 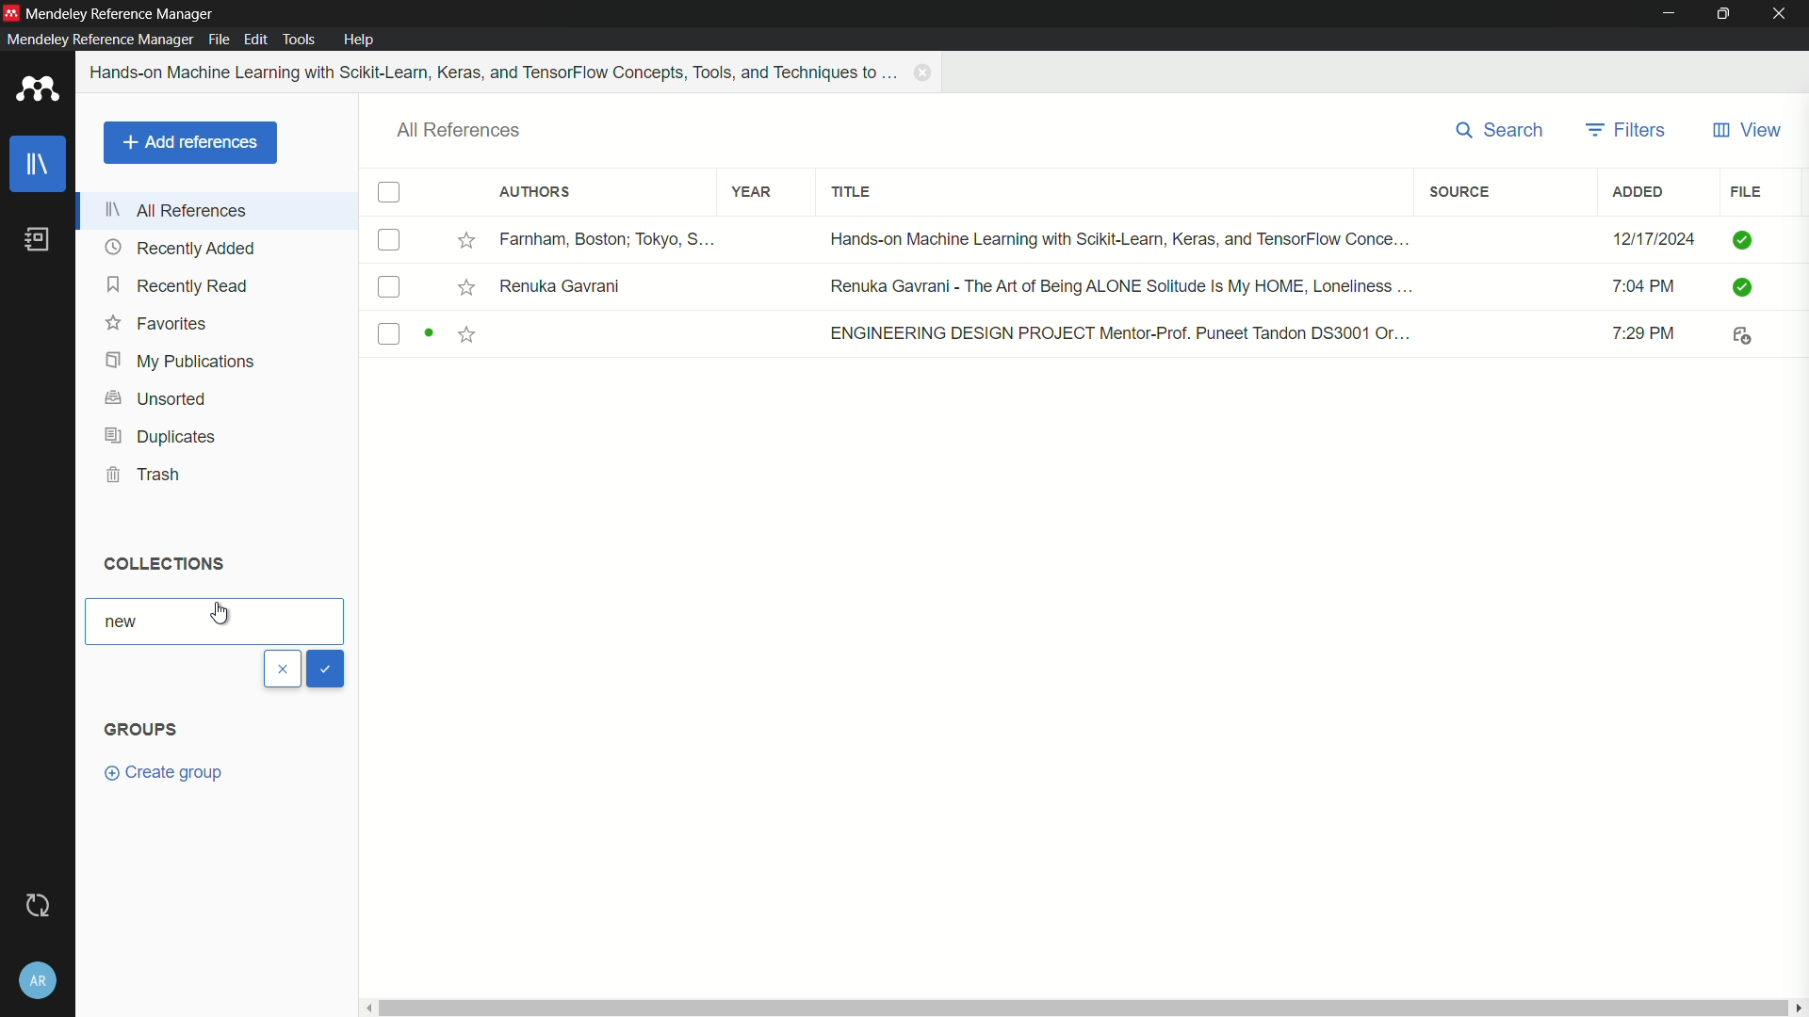 What do you see at coordinates (161, 436) in the screenshot?
I see `duplicates` at bounding box center [161, 436].